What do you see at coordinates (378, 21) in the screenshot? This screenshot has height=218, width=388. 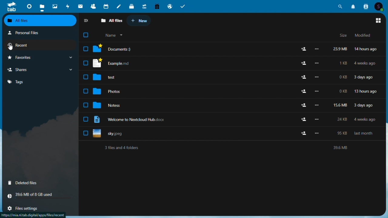 I see `switch to grid view` at bounding box center [378, 21].